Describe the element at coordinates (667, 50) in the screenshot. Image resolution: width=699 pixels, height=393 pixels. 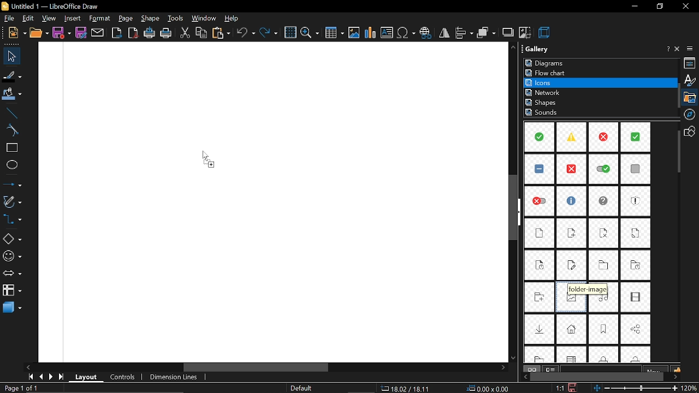
I see `help` at that location.